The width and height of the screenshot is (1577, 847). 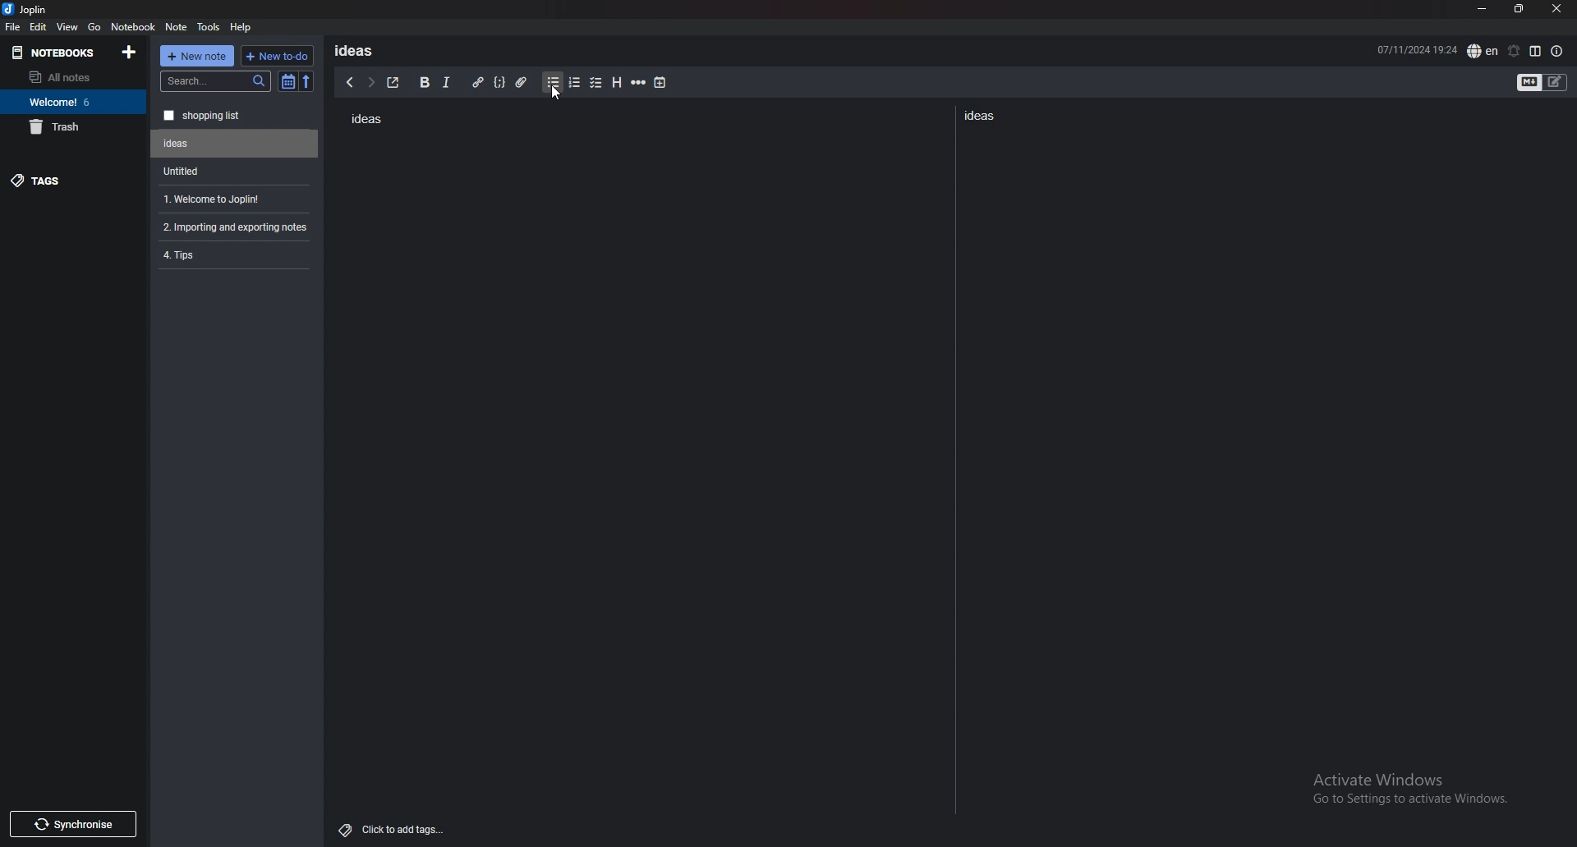 What do you see at coordinates (1519, 10) in the screenshot?
I see `resize` at bounding box center [1519, 10].